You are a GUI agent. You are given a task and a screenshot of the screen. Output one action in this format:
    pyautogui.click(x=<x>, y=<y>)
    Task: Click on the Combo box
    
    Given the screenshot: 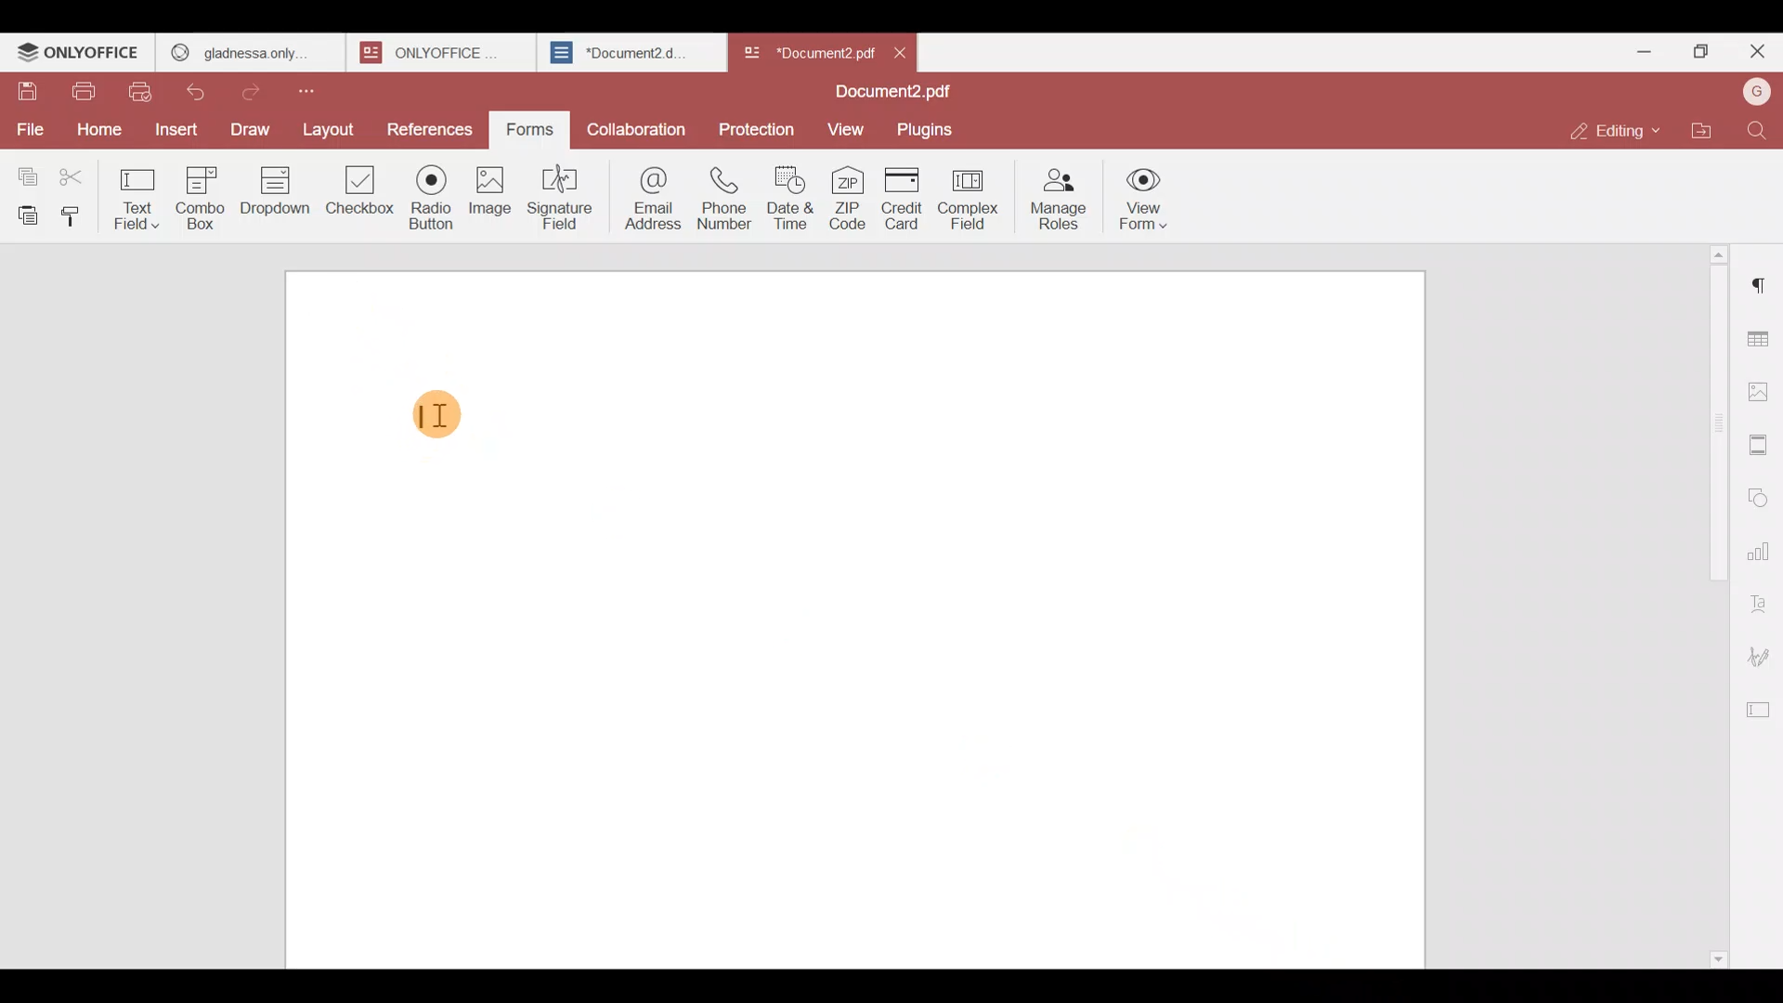 What is the action you would take?
    pyautogui.click(x=197, y=197)
    